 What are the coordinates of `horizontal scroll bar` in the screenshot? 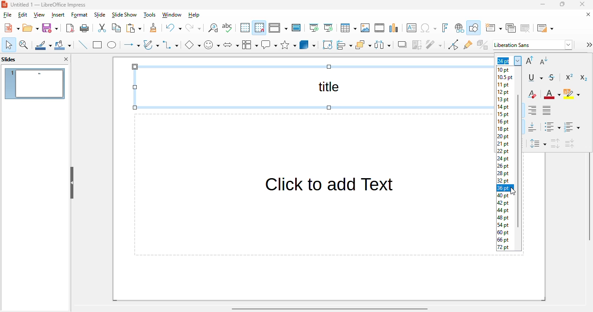 It's located at (329, 309).